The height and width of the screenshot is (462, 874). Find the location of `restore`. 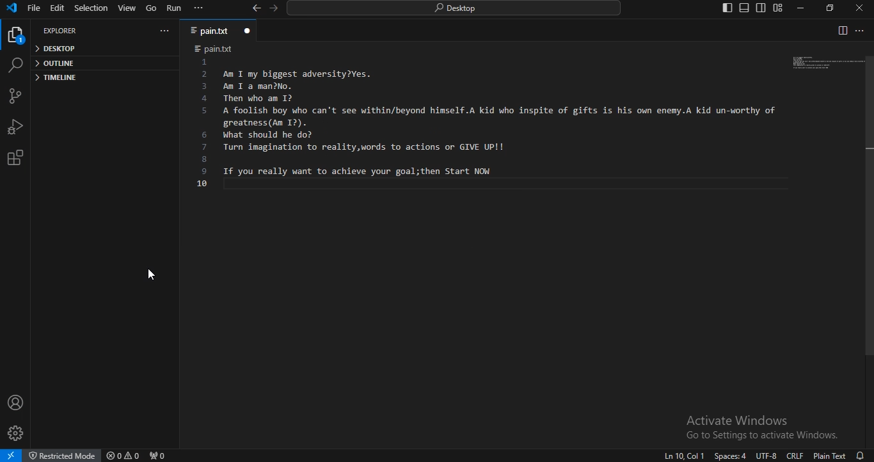

restore is located at coordinates (832, 7).